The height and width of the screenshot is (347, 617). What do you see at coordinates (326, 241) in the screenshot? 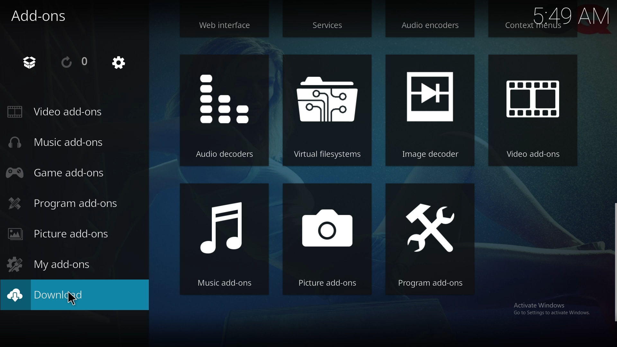
I see `picture add ons` at bounding box center [326, 241].